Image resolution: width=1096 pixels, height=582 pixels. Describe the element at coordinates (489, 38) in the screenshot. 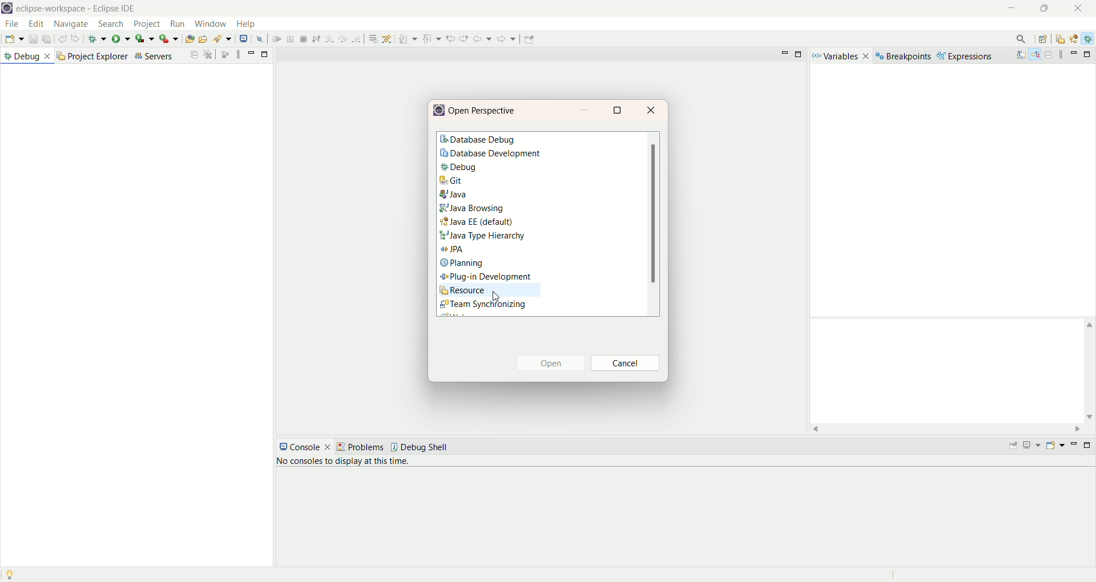

I see `next annotation` at that location.